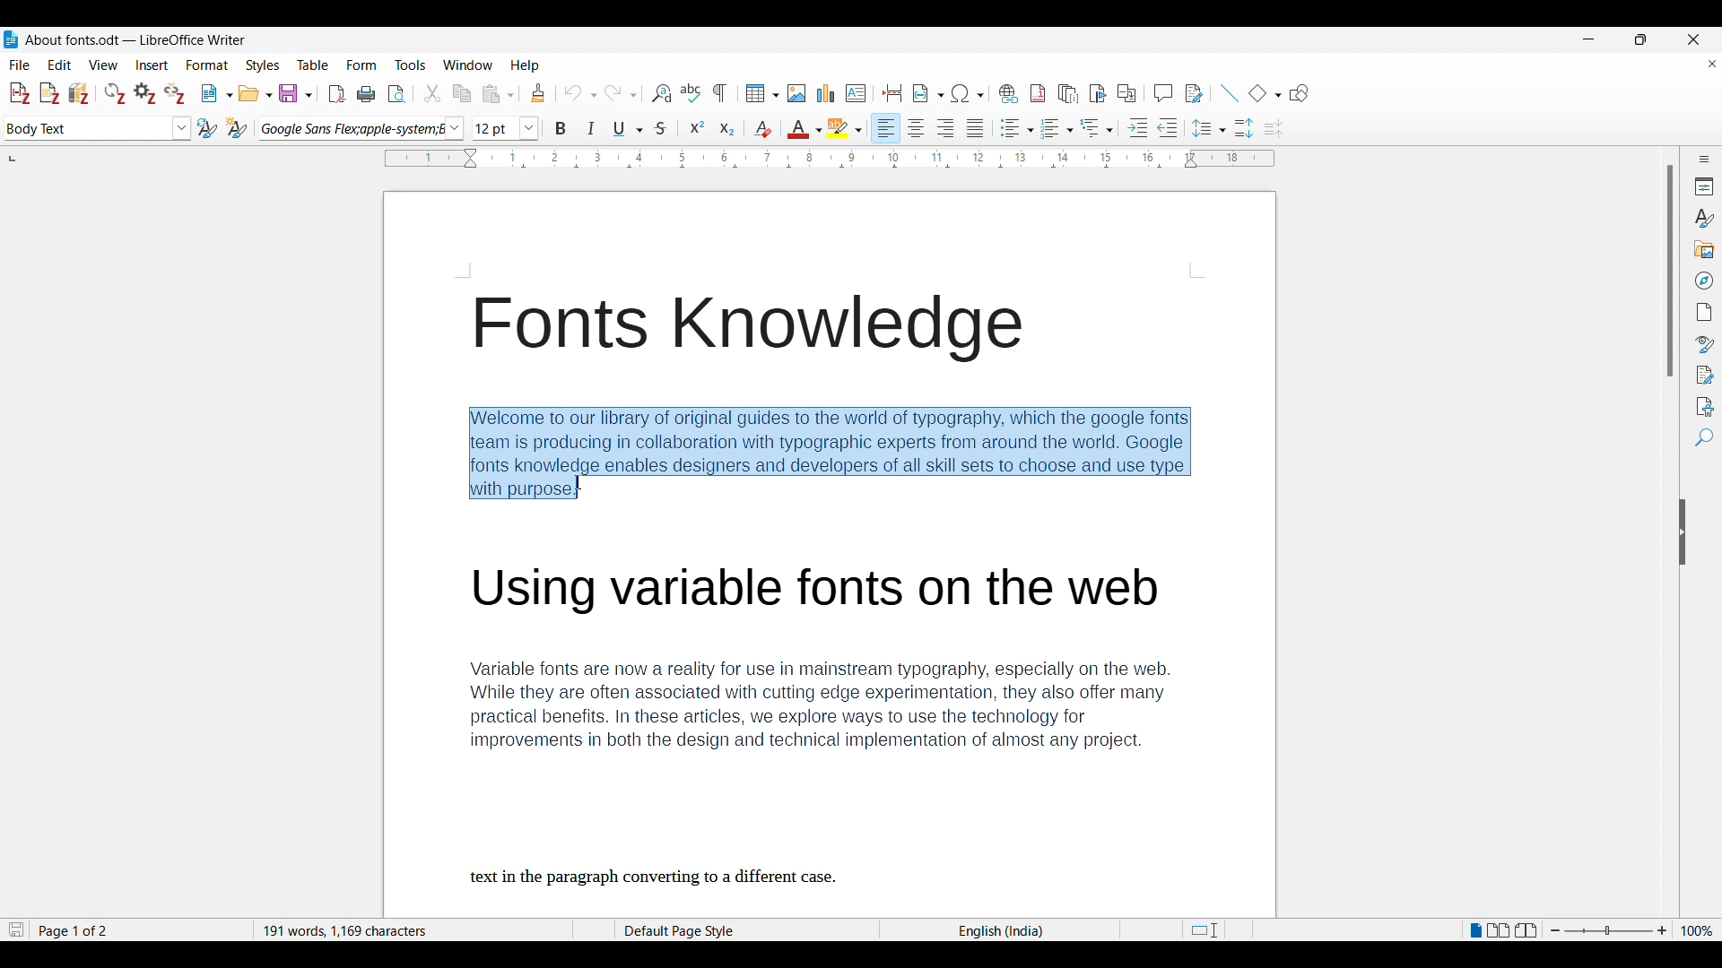  I want to click on Toggle formatting marks, so click(720, 93).